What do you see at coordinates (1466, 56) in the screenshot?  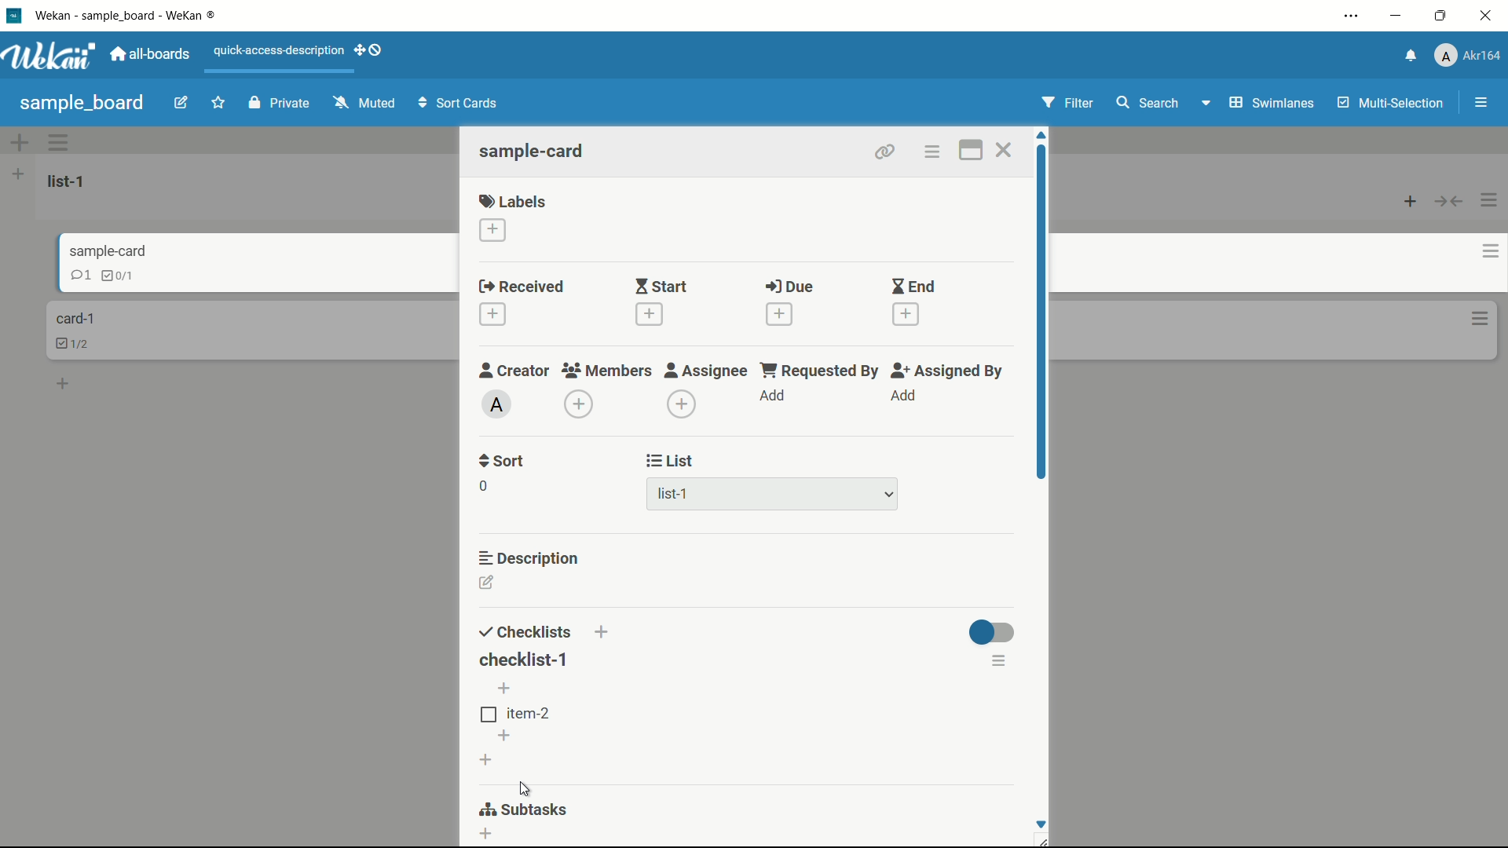 I see `profile` at bounding box center [1466, 56].